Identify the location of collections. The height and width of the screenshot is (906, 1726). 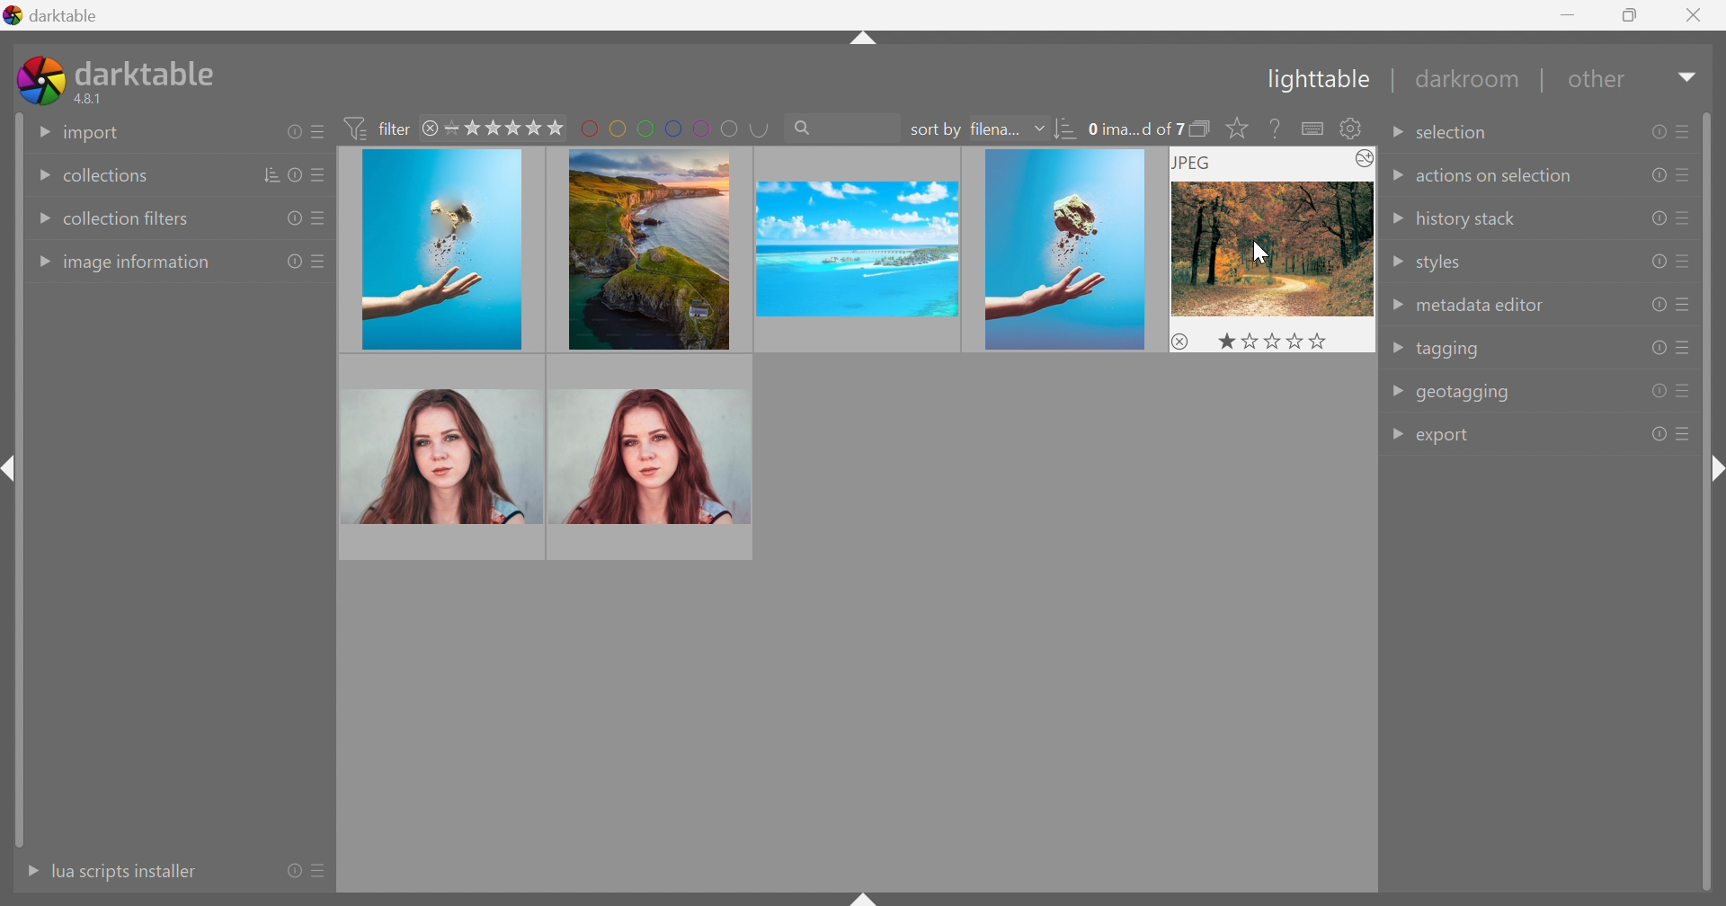
(104, 177).